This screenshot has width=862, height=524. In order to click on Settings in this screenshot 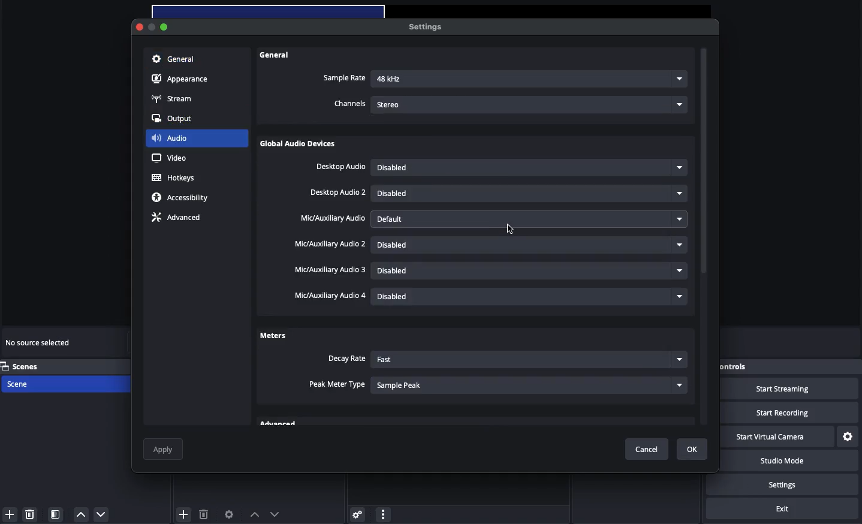, I will do `click(424, 26)`.